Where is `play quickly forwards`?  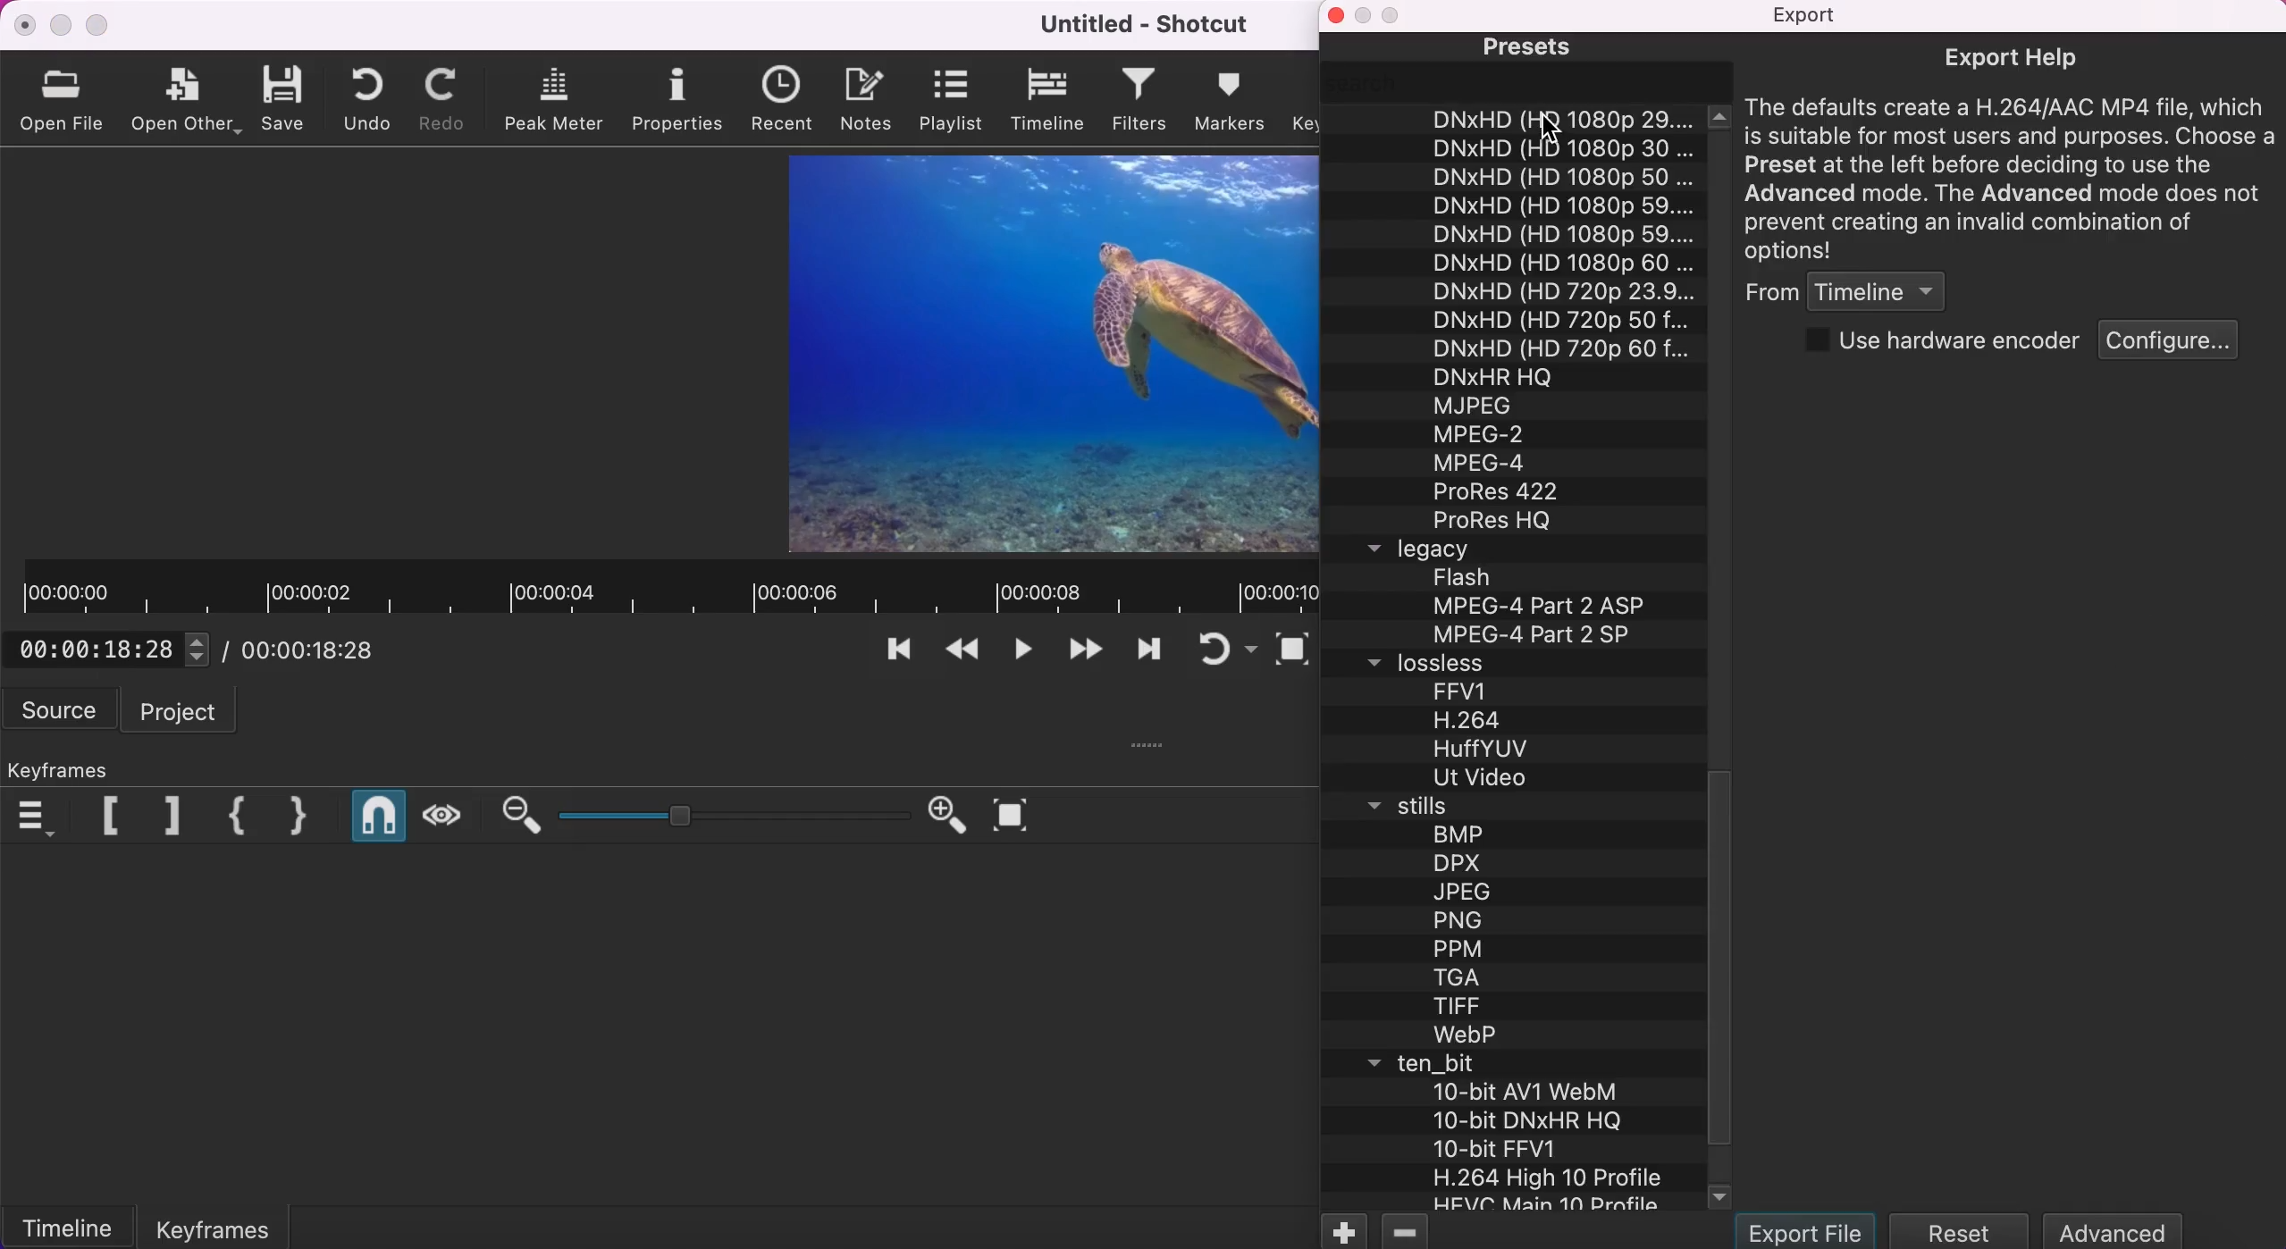
play quickly forwards is located at coordinates (1150, 650).